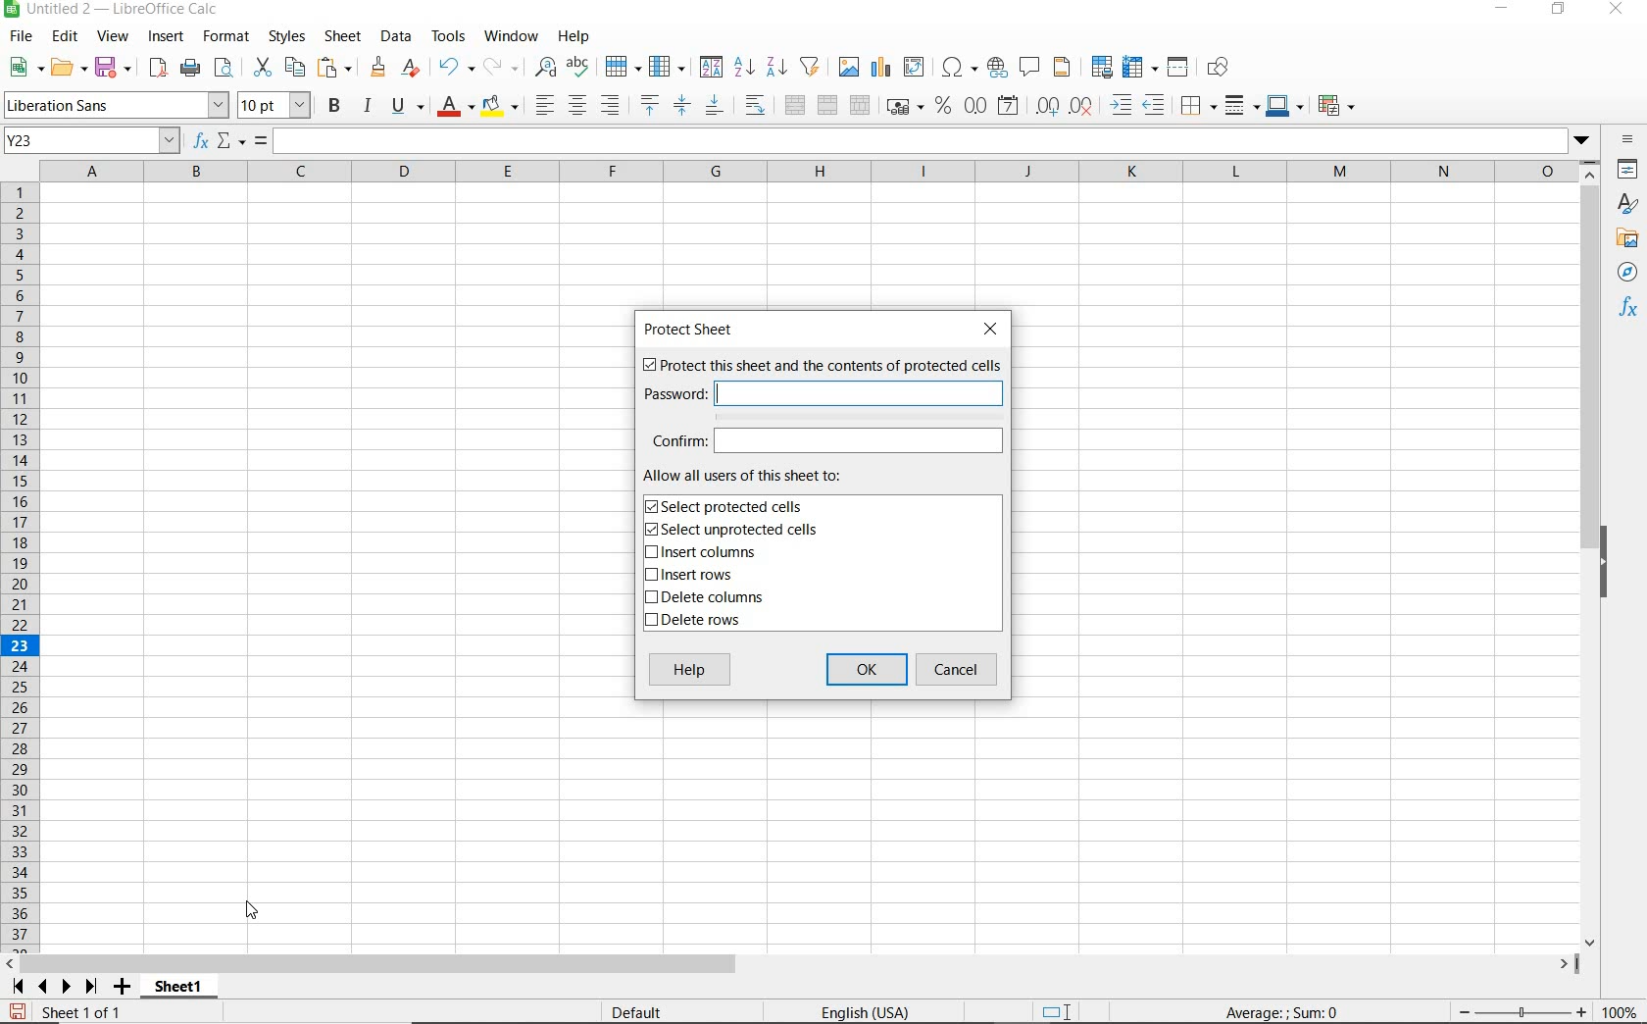  What do you see at coordinates (700, 554) in the screenshot?
I see `INSERT COLUMNS` at bounding box center [700, 554].